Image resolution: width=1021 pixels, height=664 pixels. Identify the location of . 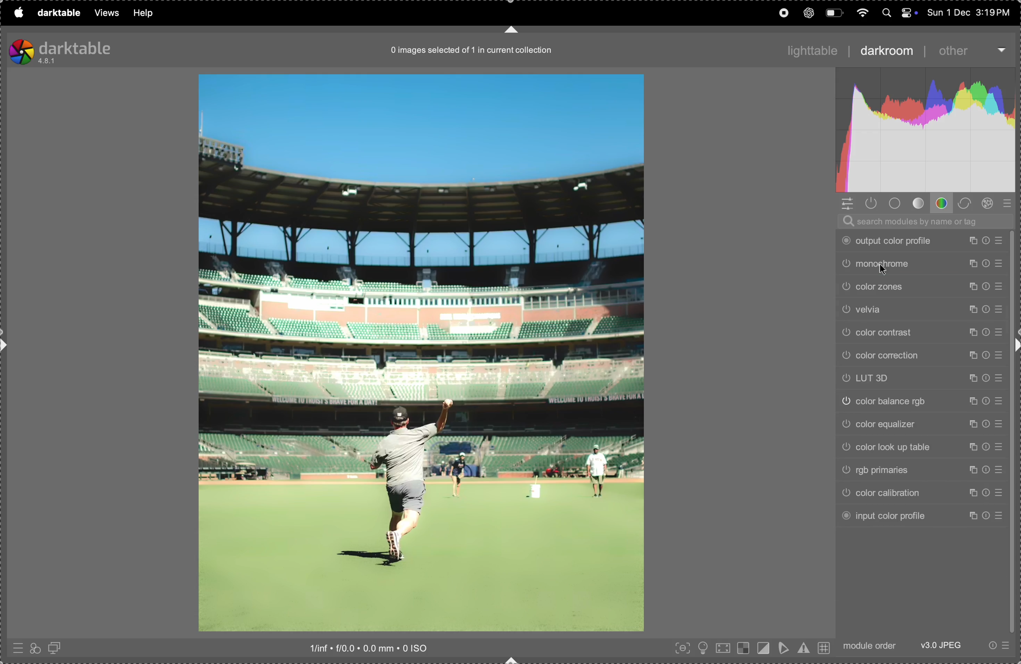
(510, 30).